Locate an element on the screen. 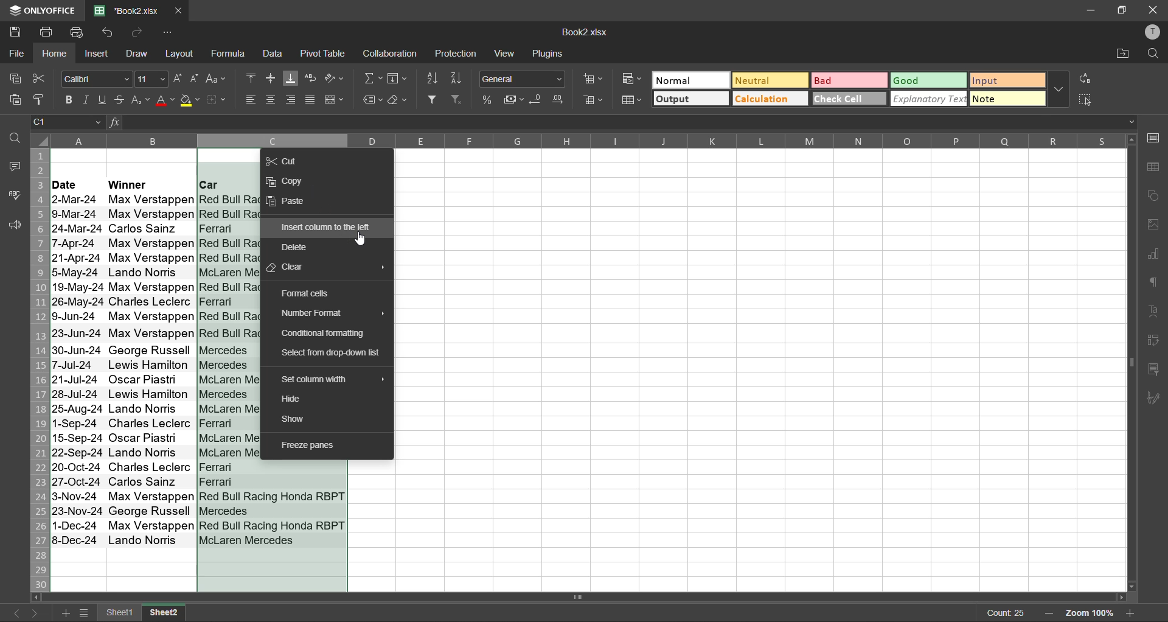  bold is located at coordinates (69, 99).